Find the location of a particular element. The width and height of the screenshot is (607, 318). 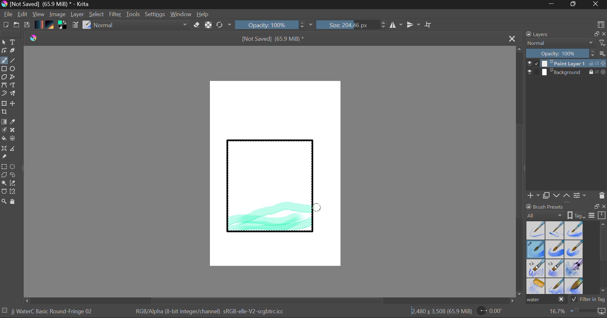

Water C - Special Splats is located at coordinates (536, 286).